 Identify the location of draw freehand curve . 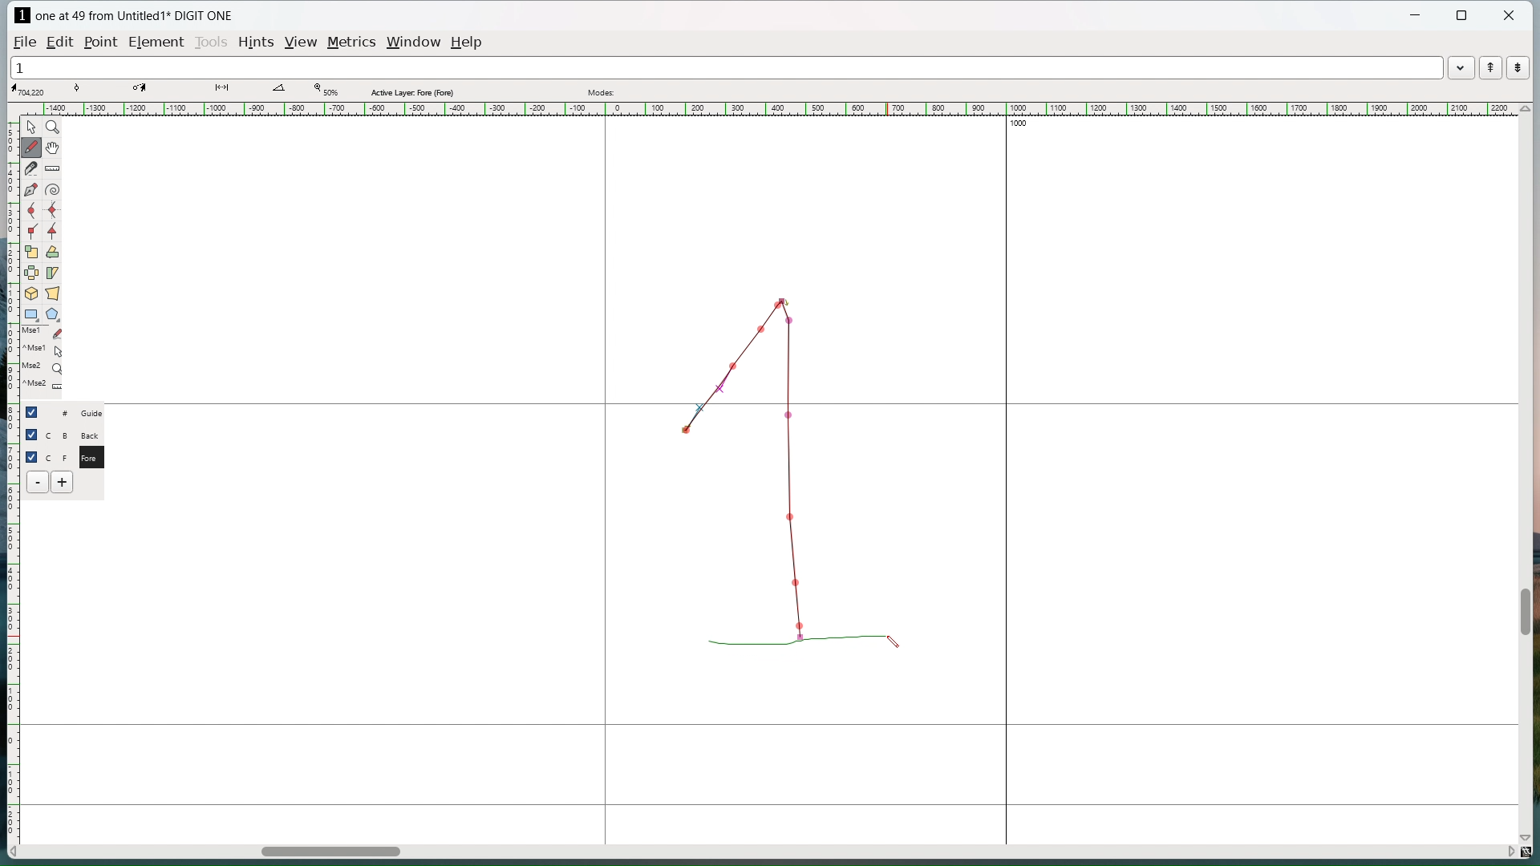
(33, 147).